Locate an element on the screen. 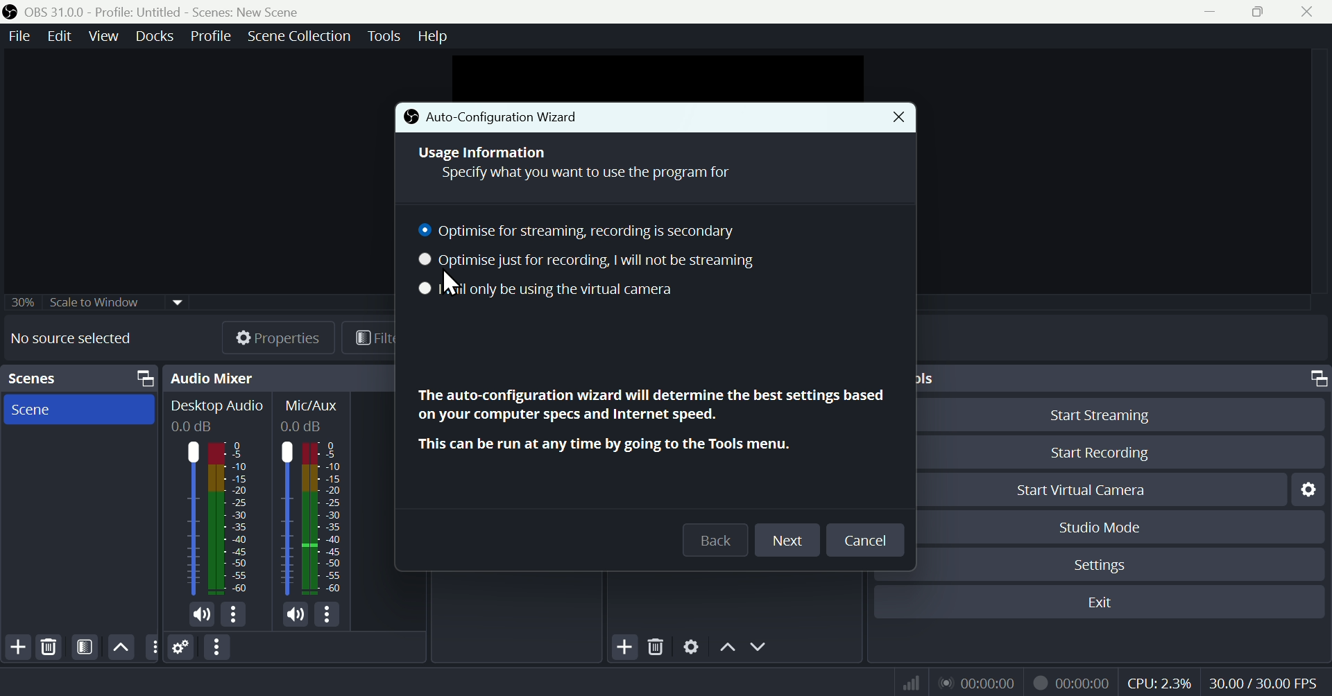 This screenshot has height=696, width=1332. help is located at coordinates (435, 34).